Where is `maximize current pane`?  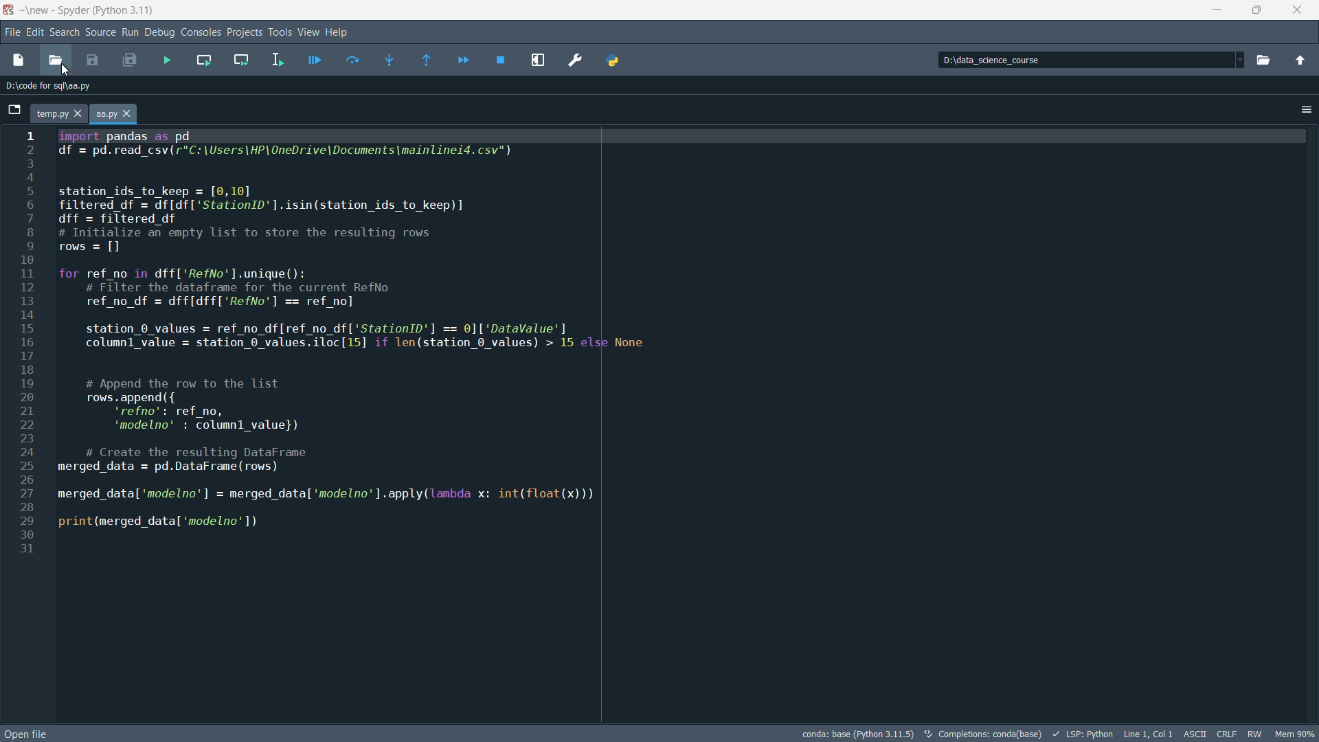
maximize current pane is located at coordinates (537, 60).